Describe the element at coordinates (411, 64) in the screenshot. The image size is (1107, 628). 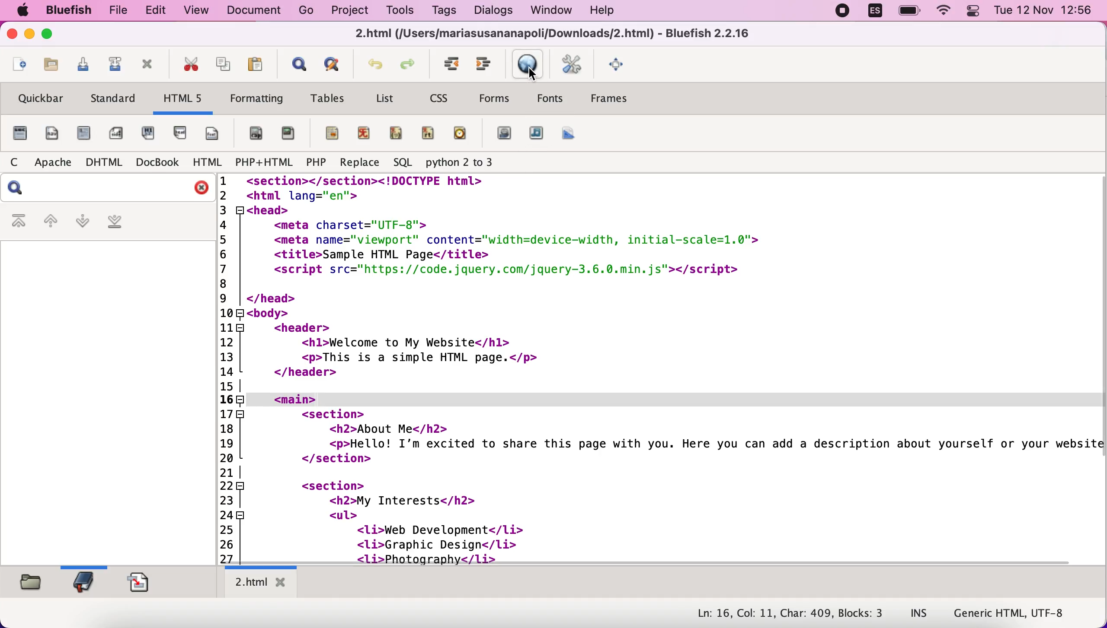
I see `redo` at that location.